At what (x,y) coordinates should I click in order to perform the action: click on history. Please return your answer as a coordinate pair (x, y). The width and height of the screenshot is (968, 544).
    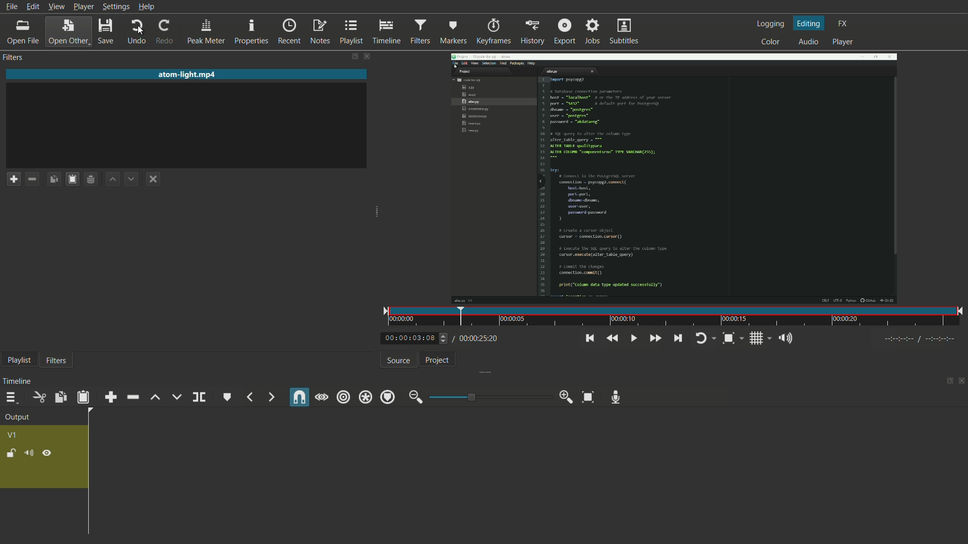
    Looking at the image, I should click on (531, 30).